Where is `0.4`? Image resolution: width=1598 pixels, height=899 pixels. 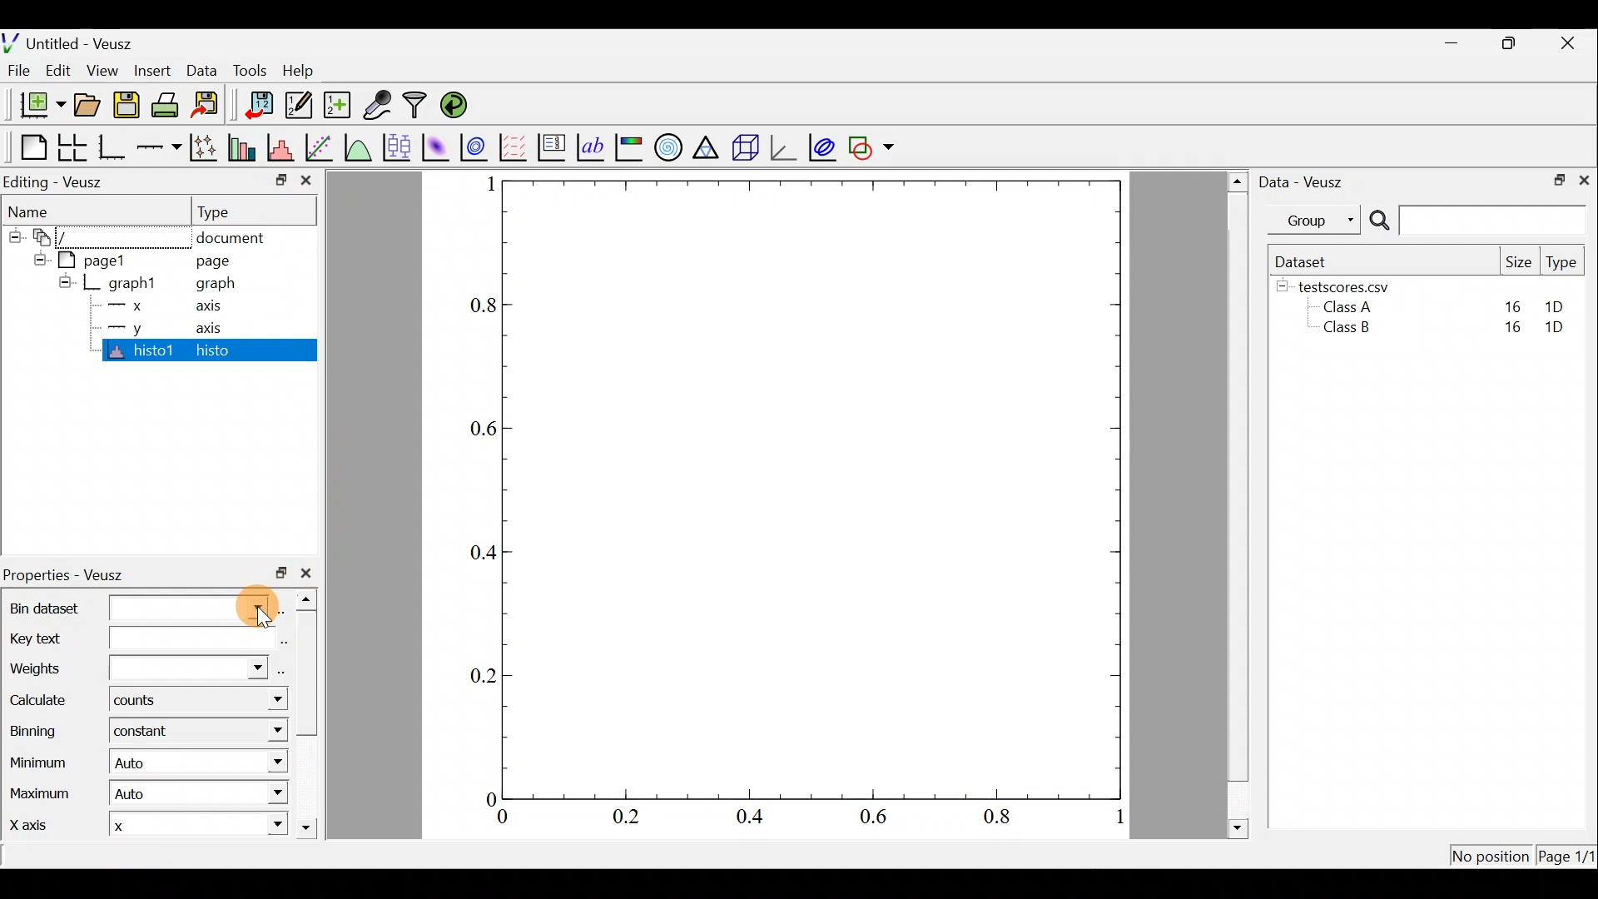
0.4 is located at coordinates (756, 820).